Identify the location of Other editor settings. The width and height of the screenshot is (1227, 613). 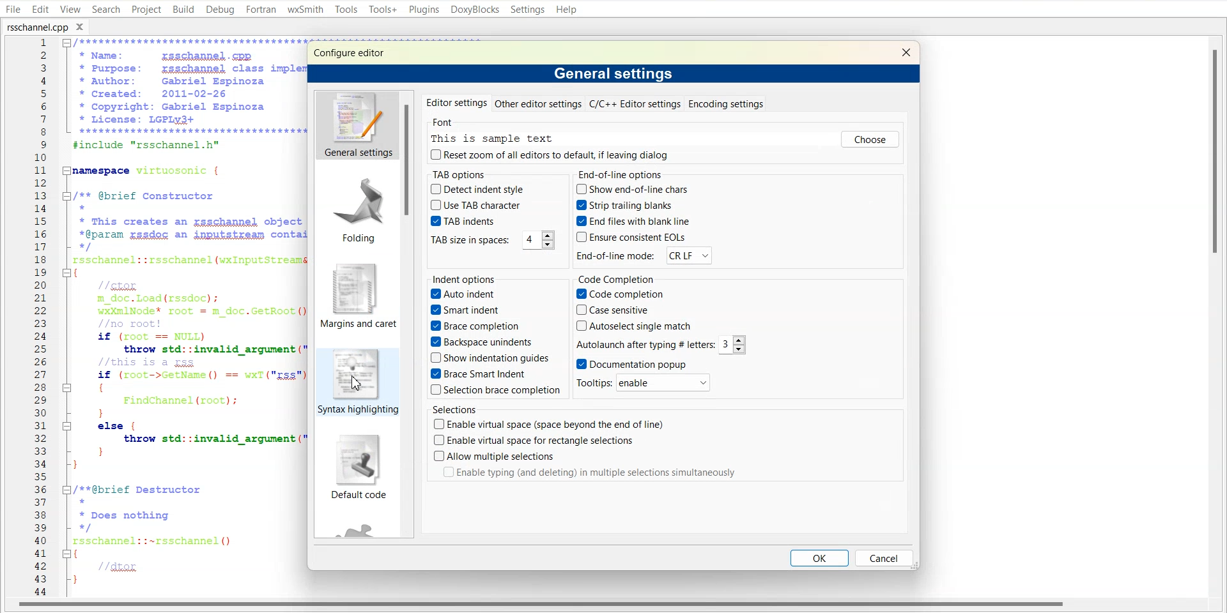
(538, 105).